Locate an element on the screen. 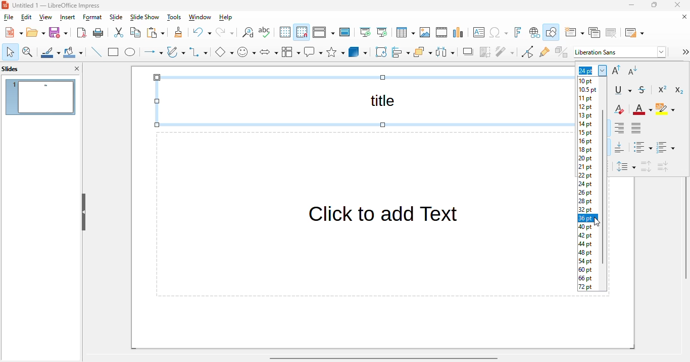  toggle extrusion is located at coordinates (562, 51).